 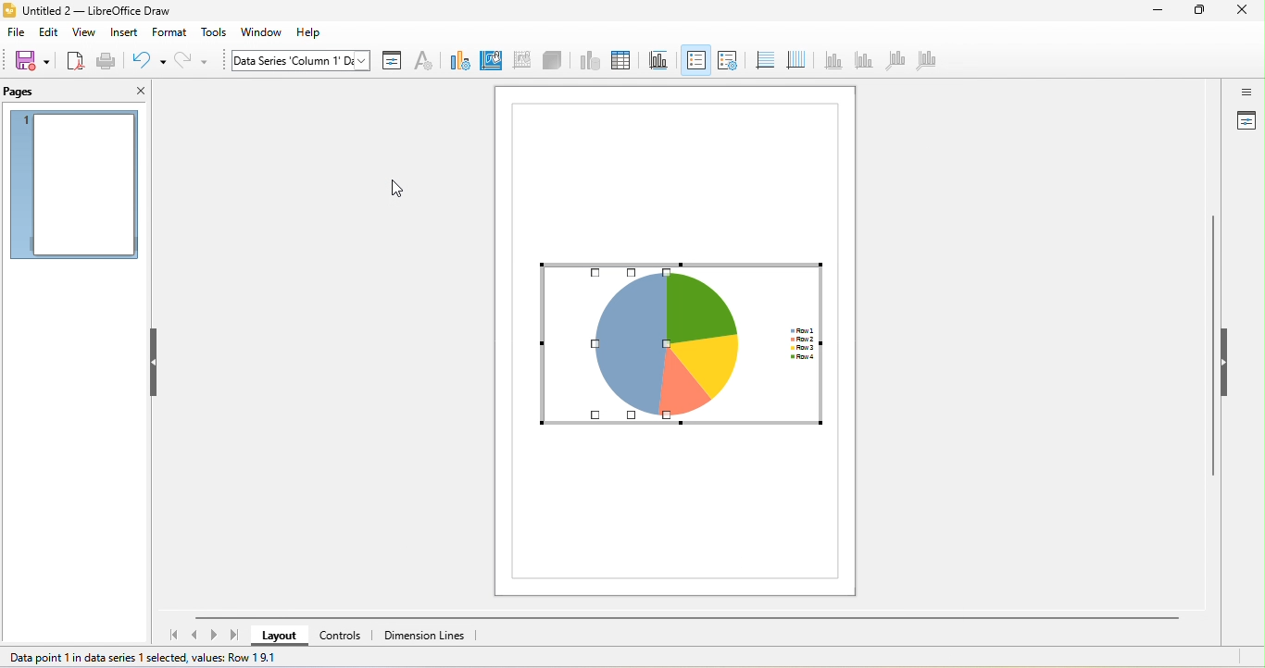 I want to click on previous, so click(x=197, y=633).